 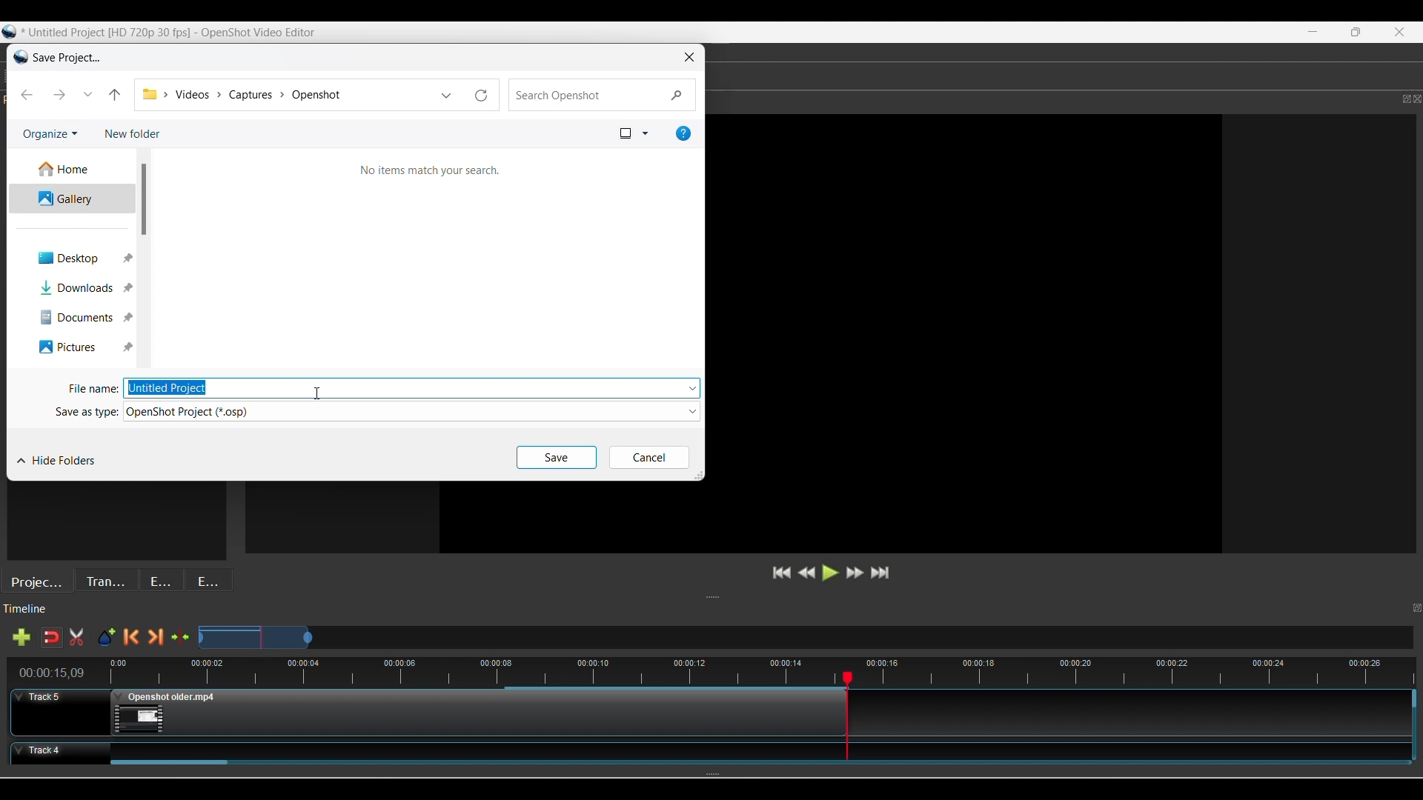 I want to click on Previous marker, so click(x=130, y=637).